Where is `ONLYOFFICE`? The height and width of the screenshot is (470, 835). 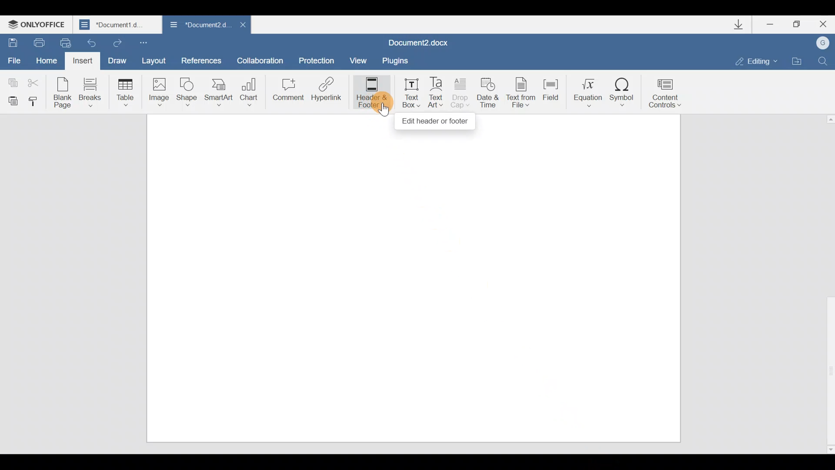
ONLYOFFICE is located at coordinates (39, 23).